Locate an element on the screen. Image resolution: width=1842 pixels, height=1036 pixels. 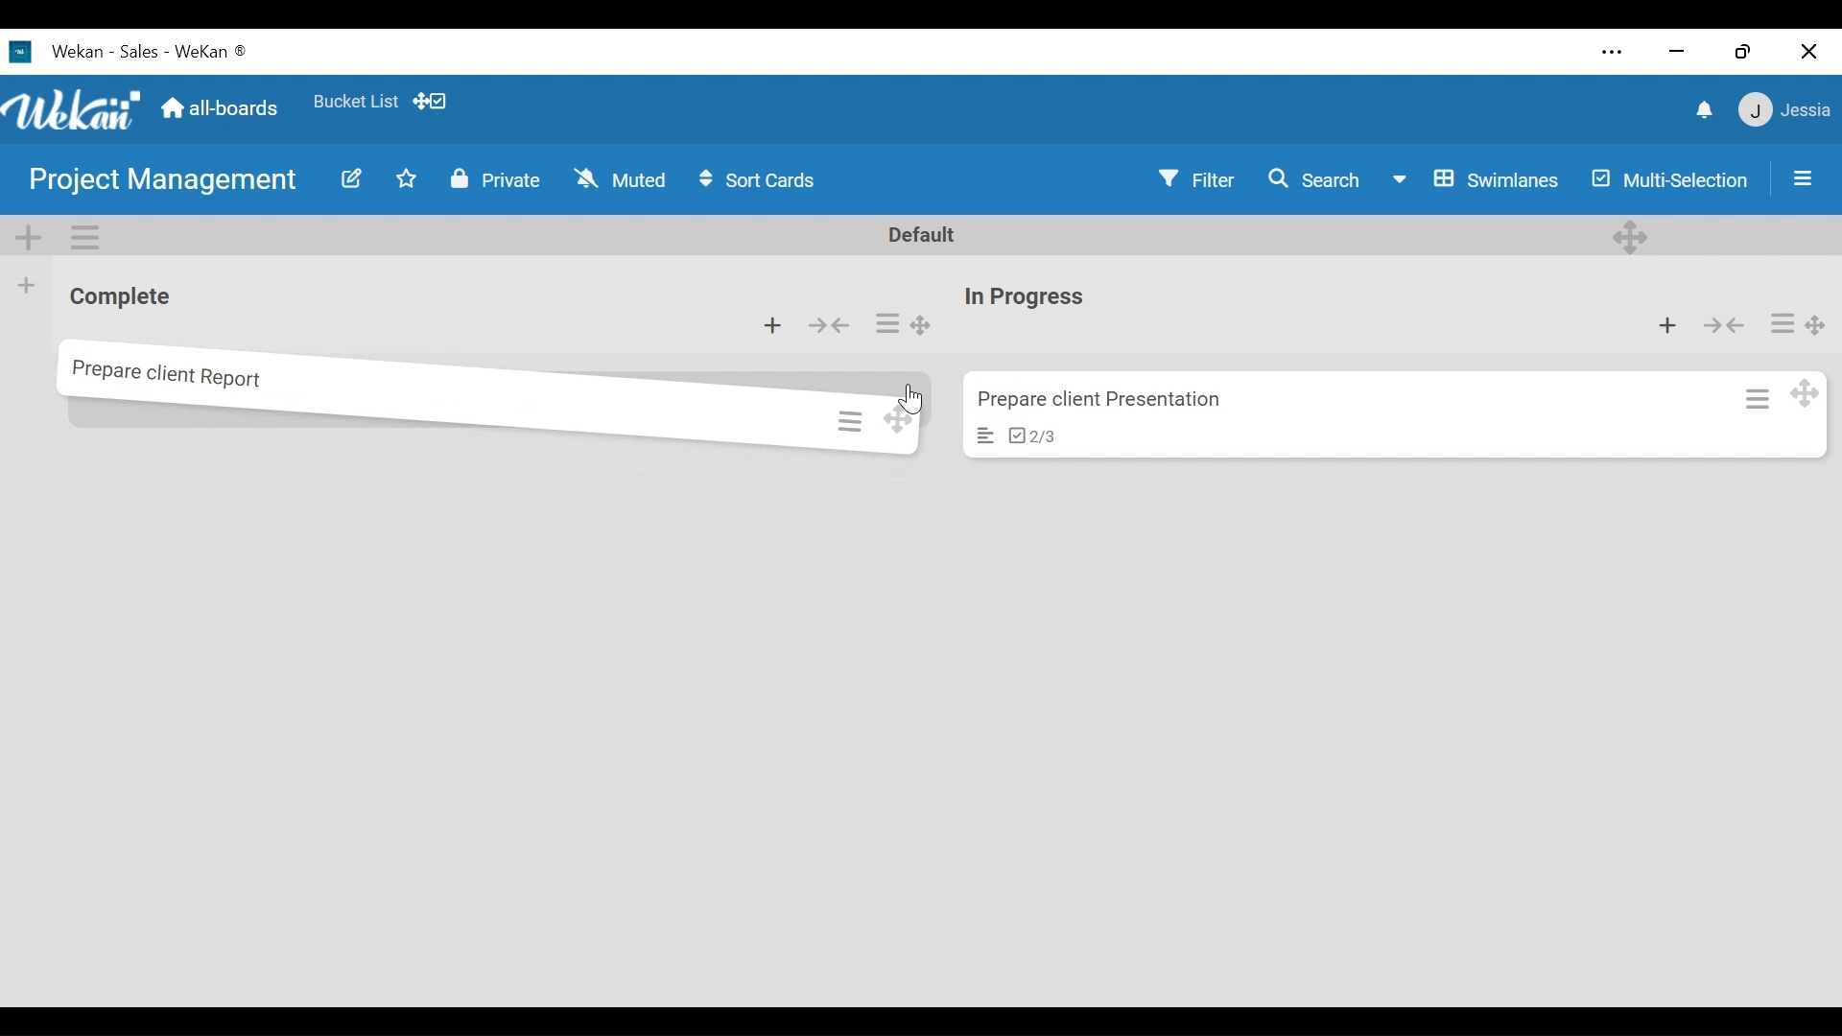
Add list  is located at coordinates (26, 285).